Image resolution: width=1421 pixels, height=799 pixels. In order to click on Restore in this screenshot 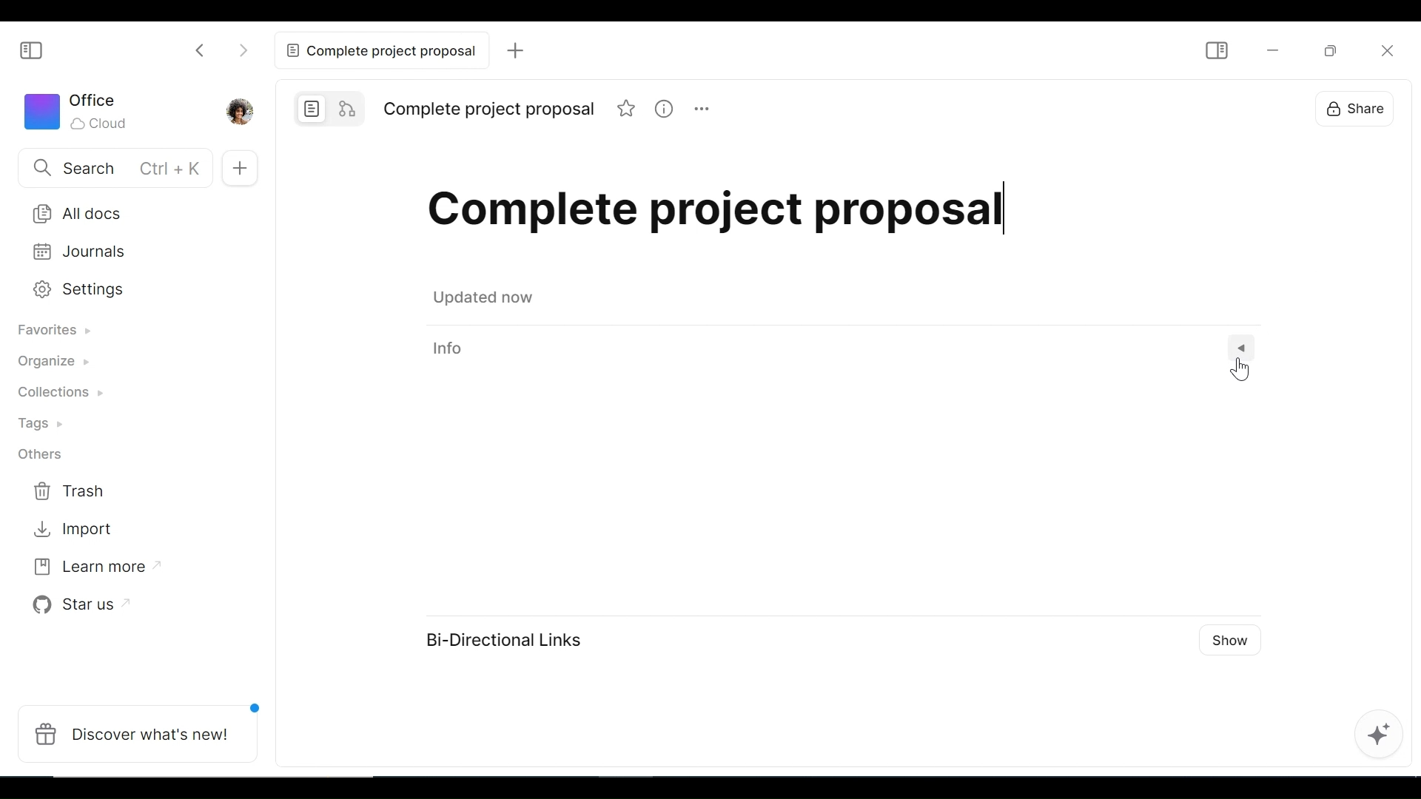, I will do `click(1328, 50)`.